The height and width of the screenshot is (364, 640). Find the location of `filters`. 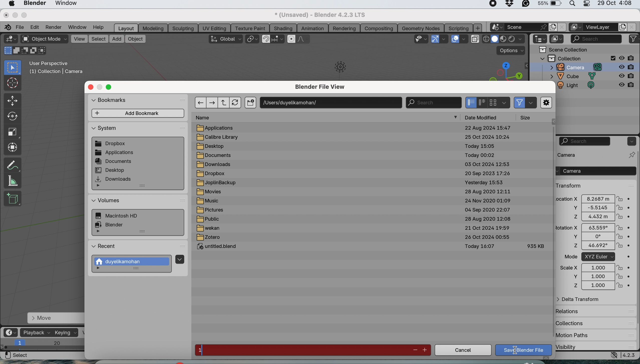

filters is located at coordinates (634, 39).